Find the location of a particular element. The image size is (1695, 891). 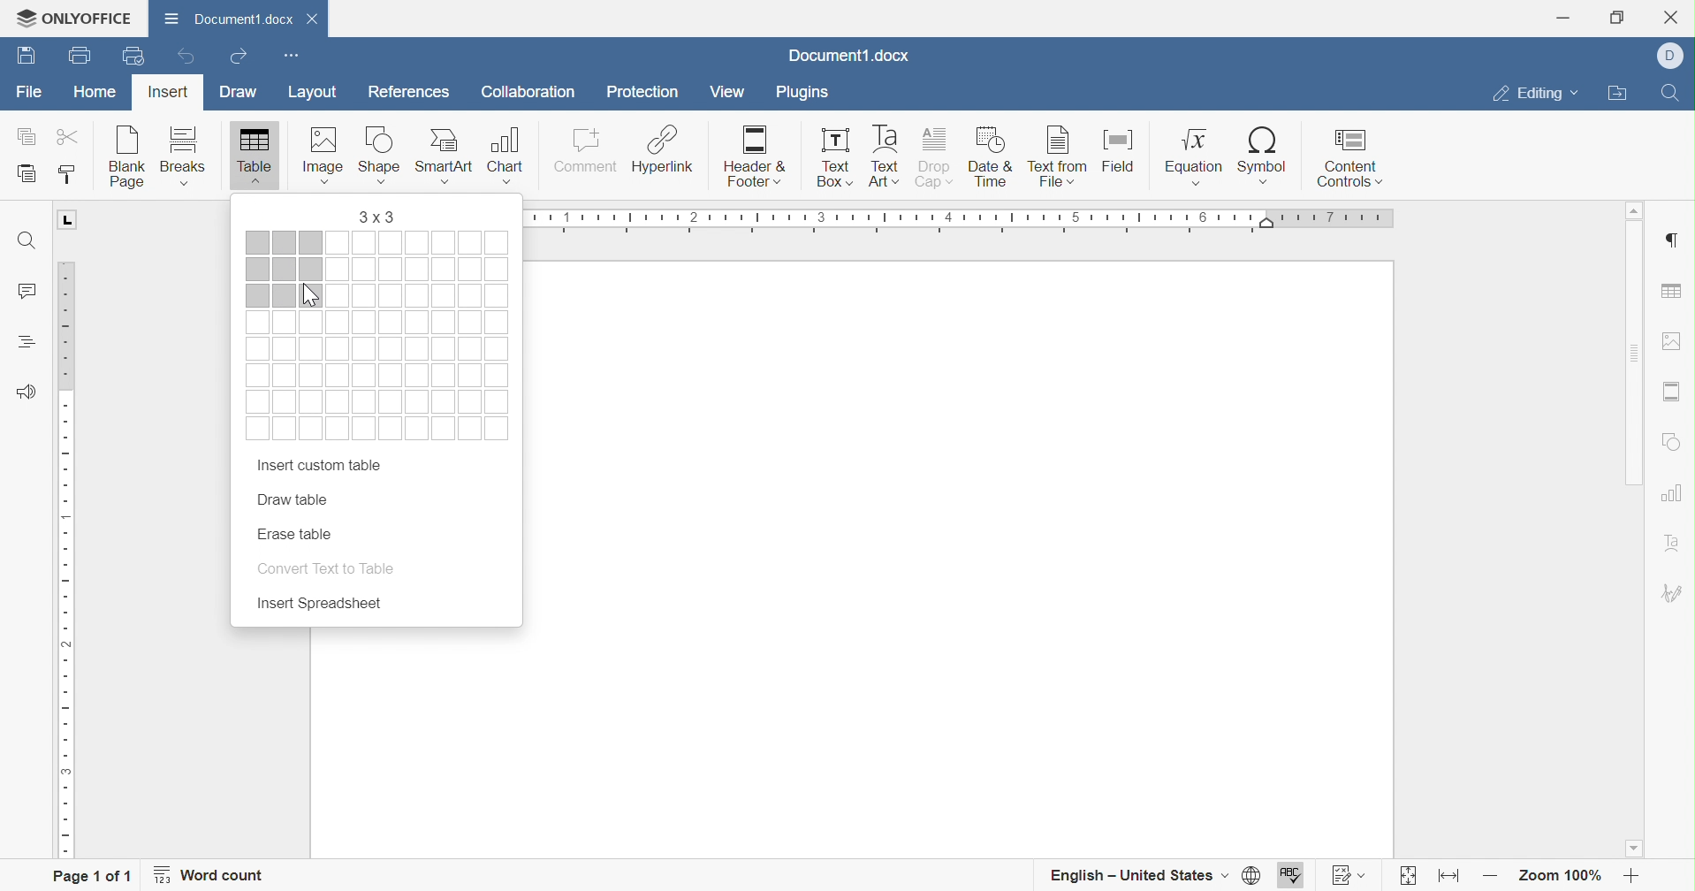

Insert custom table is located at coordinates (316, 467).